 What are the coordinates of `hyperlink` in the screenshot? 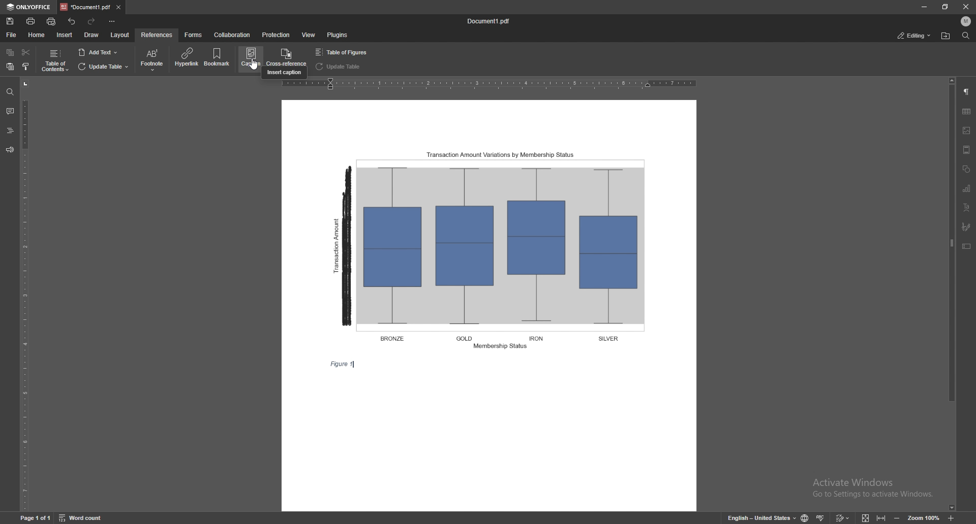 It's located at (187, 57).